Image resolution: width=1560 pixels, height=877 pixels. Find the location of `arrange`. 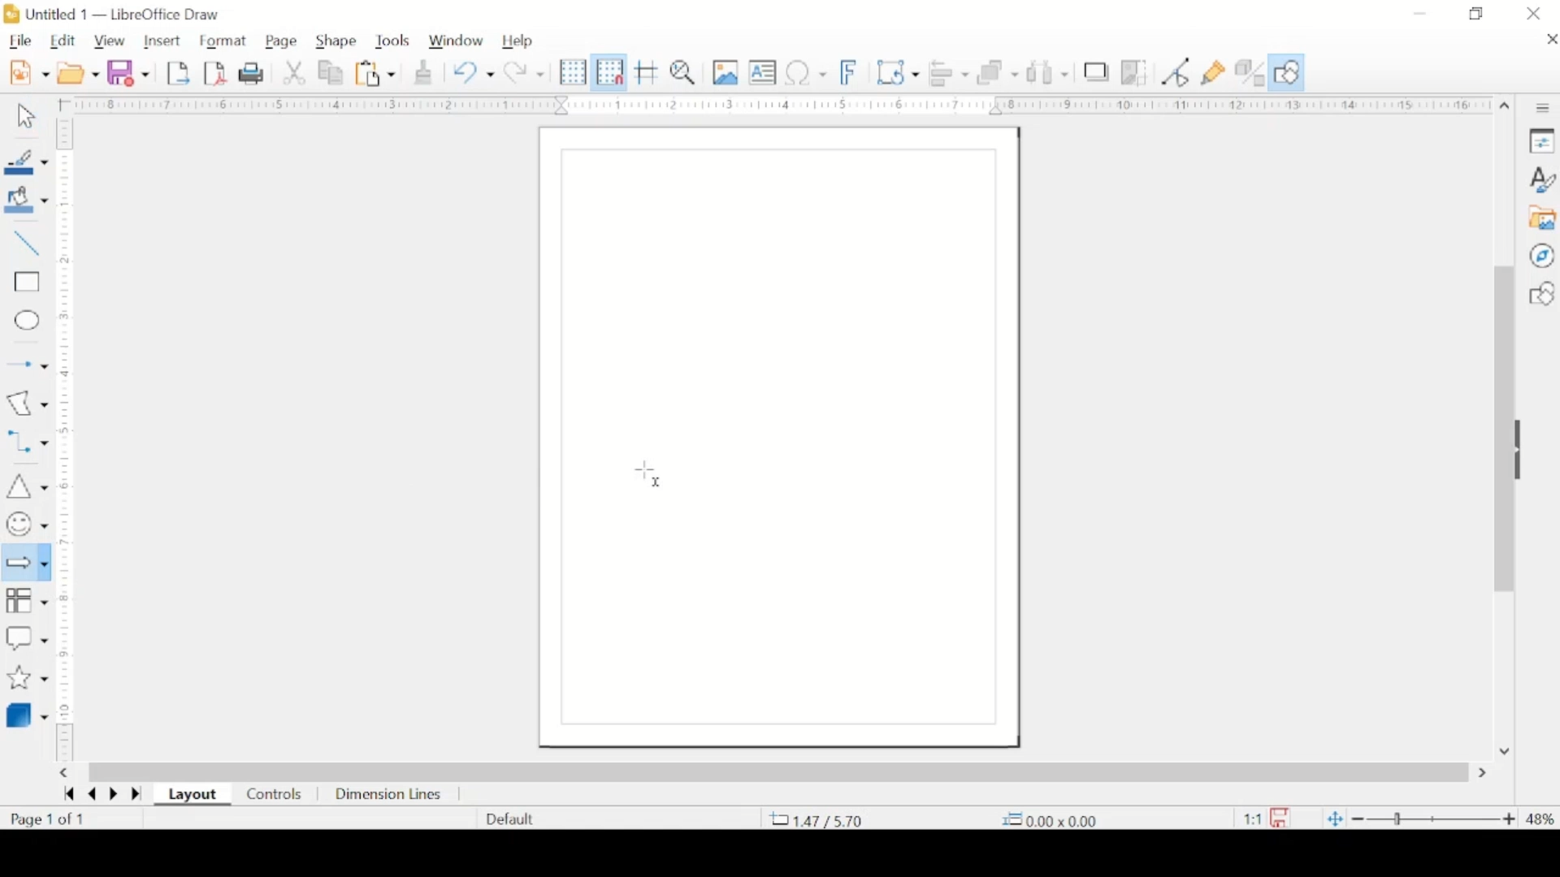

arrange is located at coordinates (999, 71).